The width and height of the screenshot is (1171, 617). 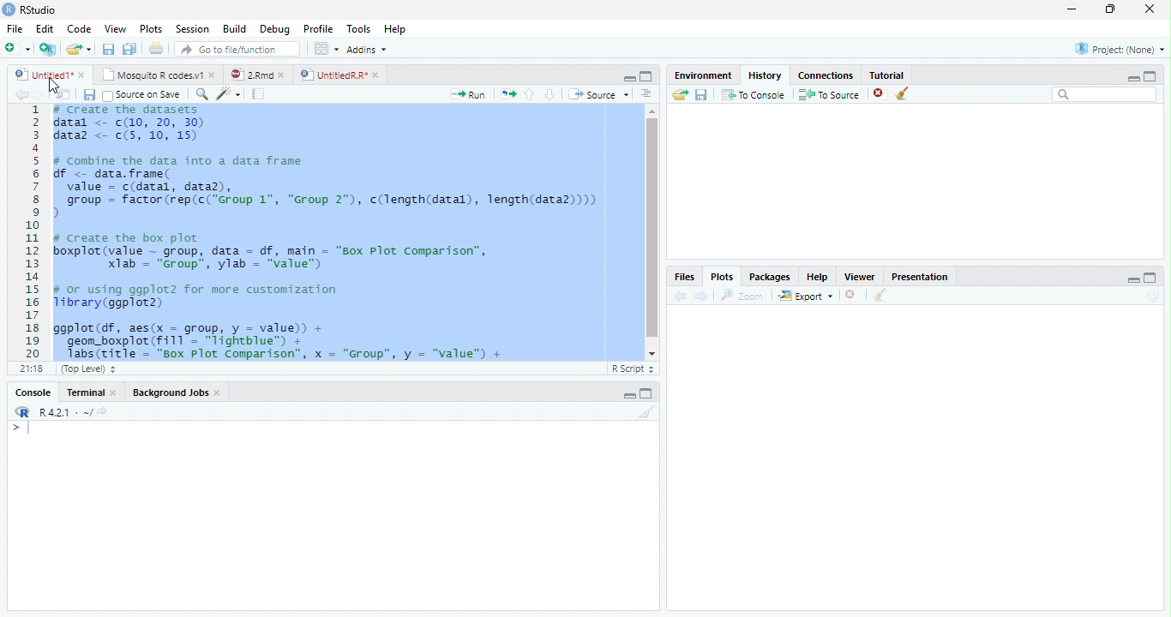 What do you see at coordinates (806, 296) in the screenshot?
I see `Export` at bounding box center [806, 296].